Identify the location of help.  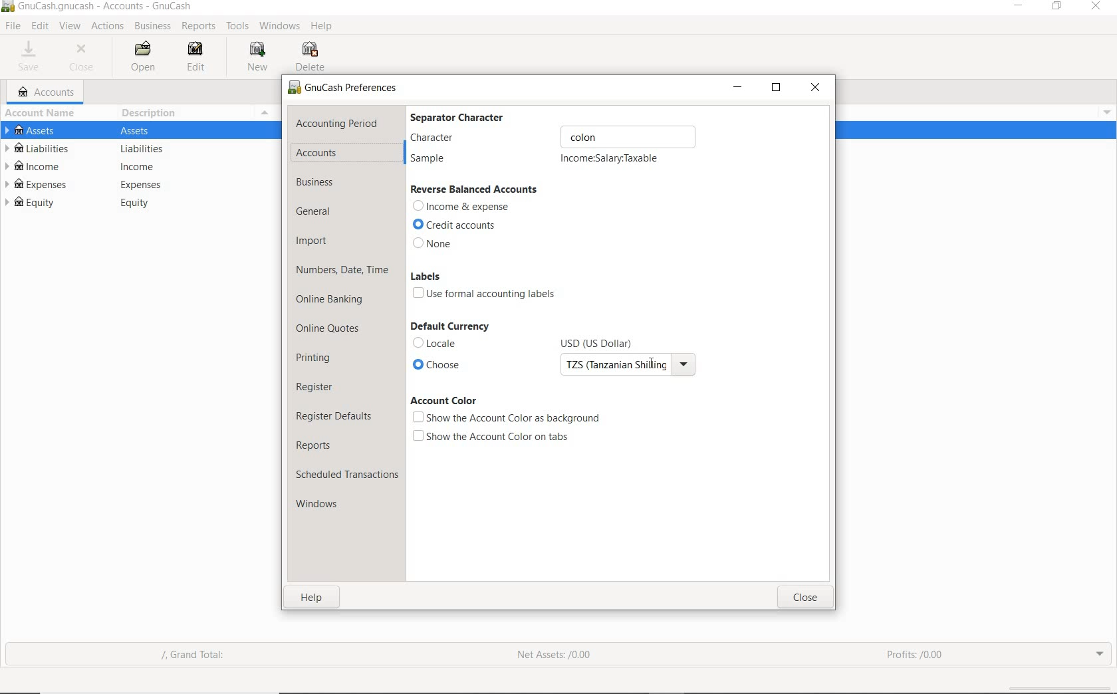
(313, 600).